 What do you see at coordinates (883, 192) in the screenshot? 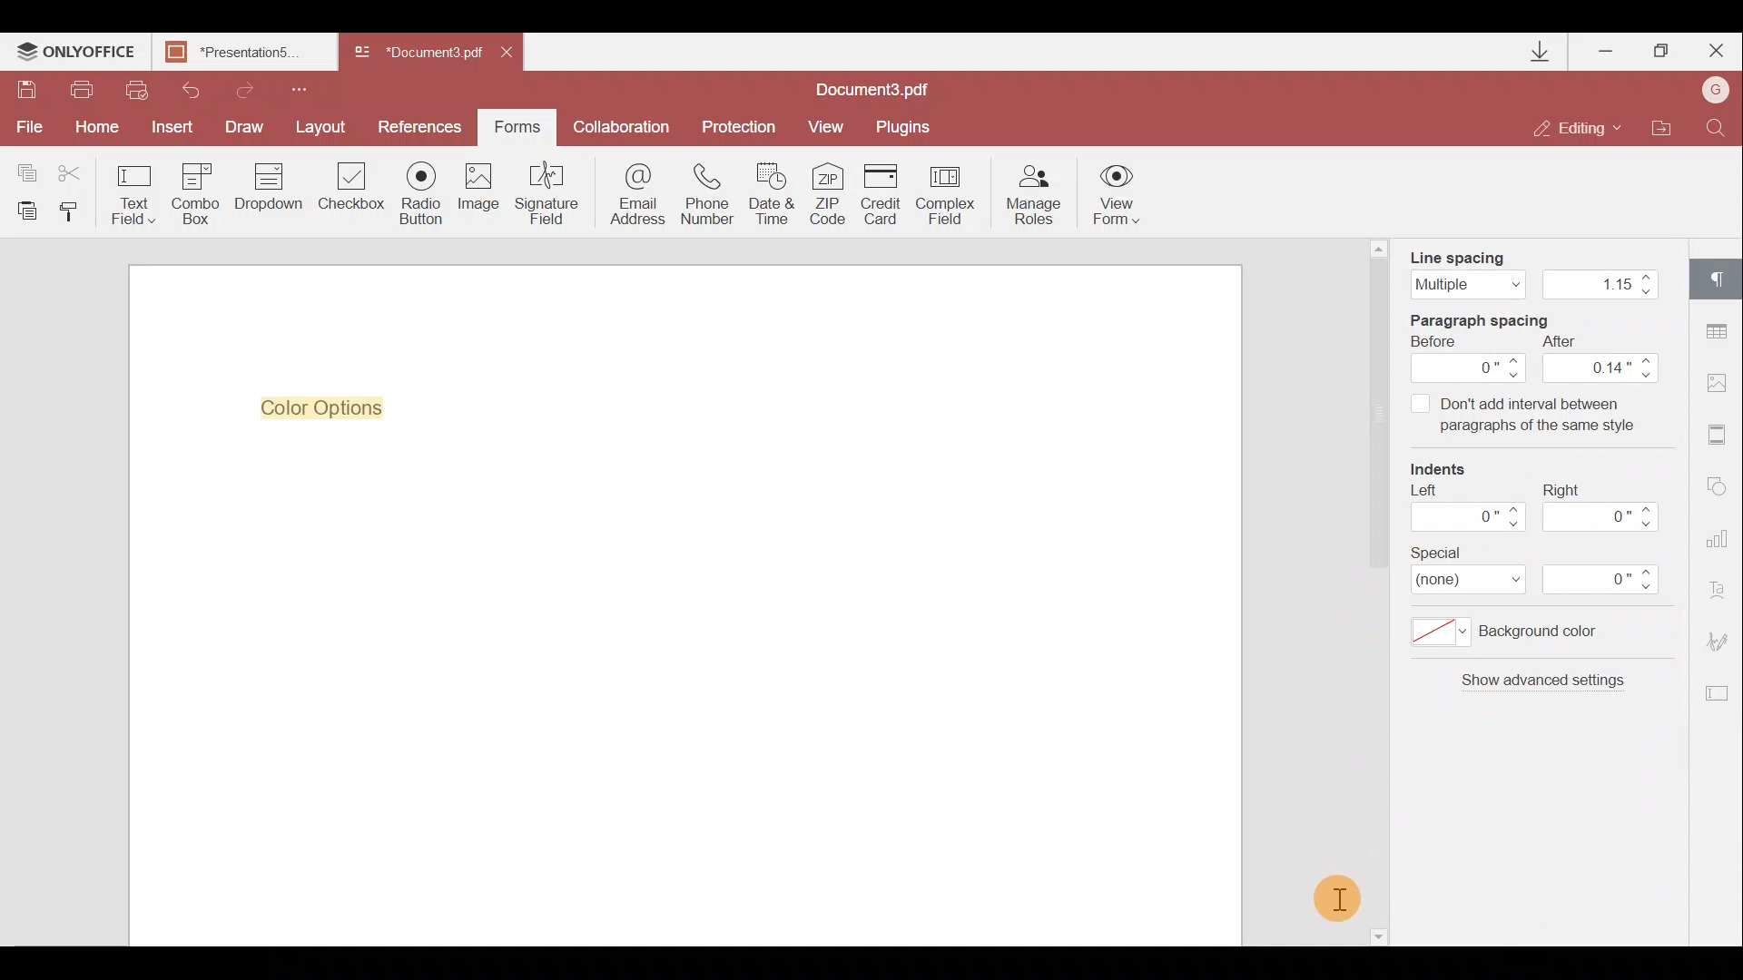
I see `Credit card` at bounding box center [883, 192].